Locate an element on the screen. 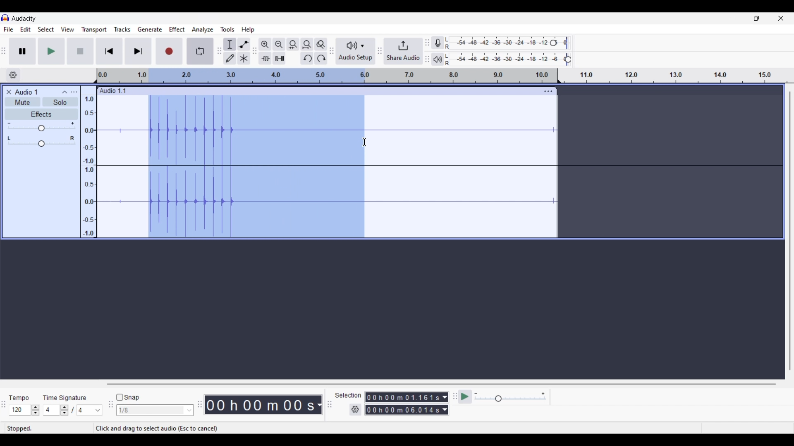 The width and height of the screenshot is (794, 446). Pan to left is located at coordinates (9, 138).